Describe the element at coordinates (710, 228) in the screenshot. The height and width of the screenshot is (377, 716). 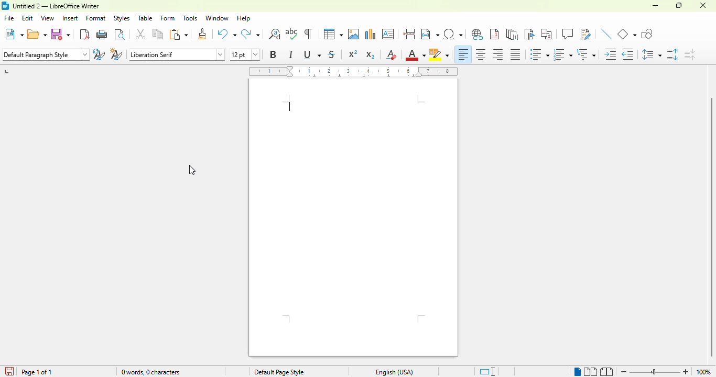
I see `vertical scroll bar` at that location.